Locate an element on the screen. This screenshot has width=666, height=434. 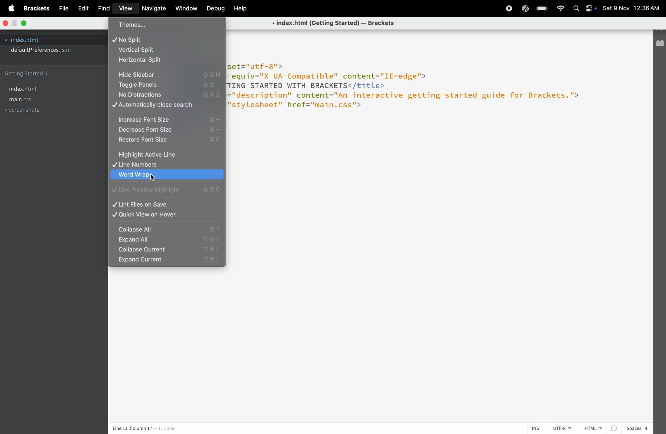
battery is located at coordinates (543, 8).